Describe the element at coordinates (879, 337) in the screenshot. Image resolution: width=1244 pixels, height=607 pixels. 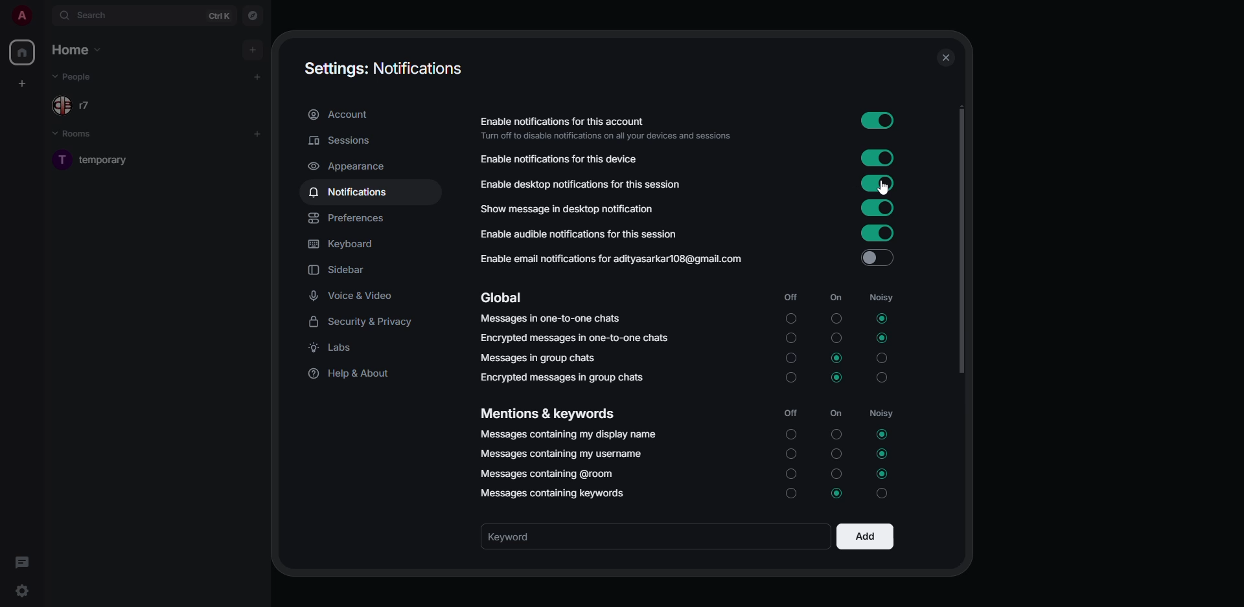
I see `selected` at that location.